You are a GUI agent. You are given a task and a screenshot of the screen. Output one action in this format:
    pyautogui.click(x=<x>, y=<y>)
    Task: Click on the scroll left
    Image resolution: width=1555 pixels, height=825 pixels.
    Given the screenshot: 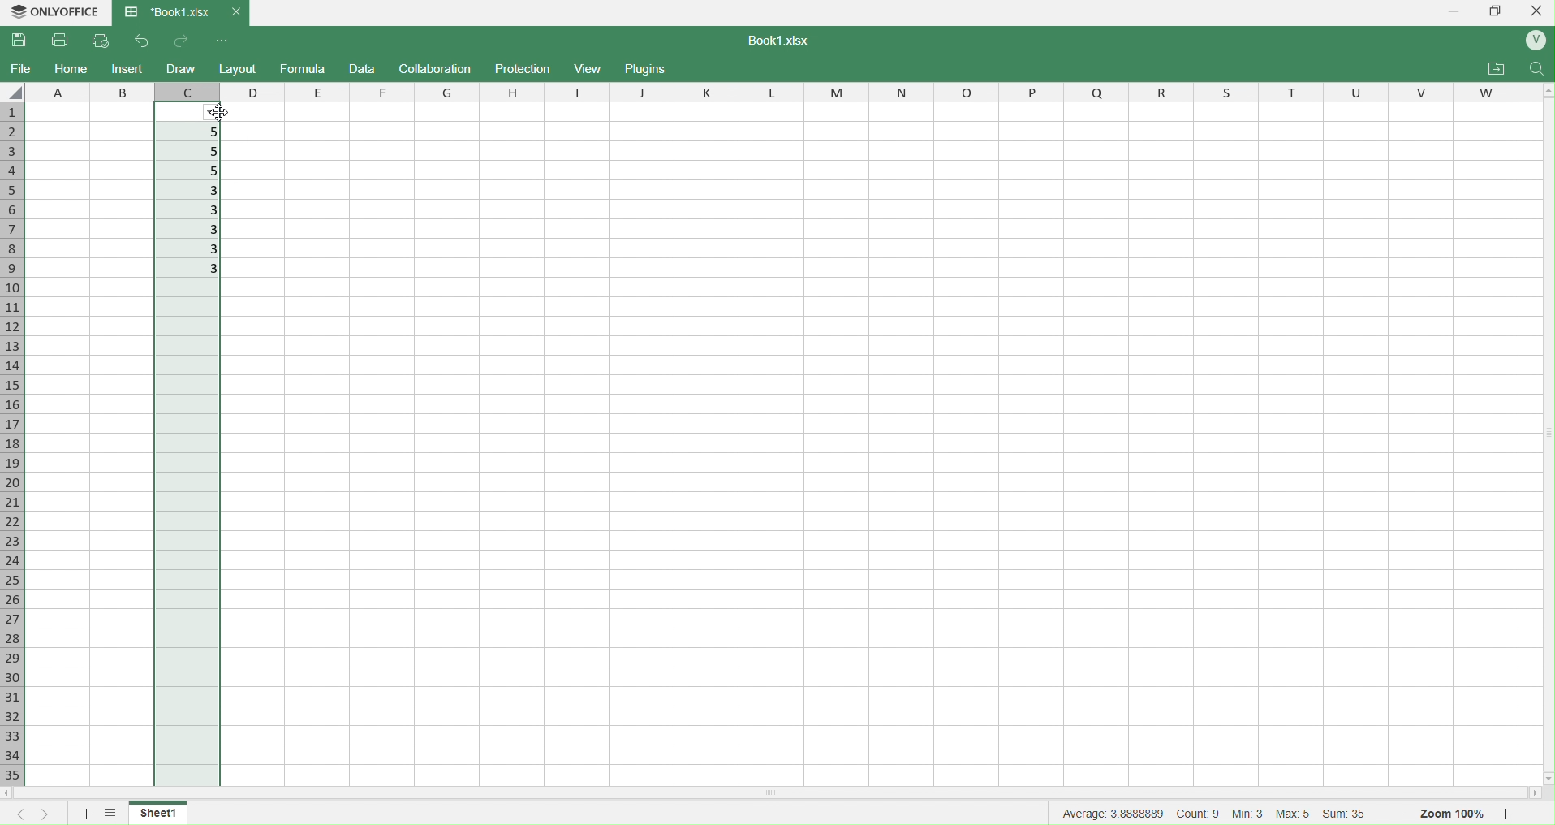 What is the action you would take?
    pyautogui.click(x=19, y=795)
    